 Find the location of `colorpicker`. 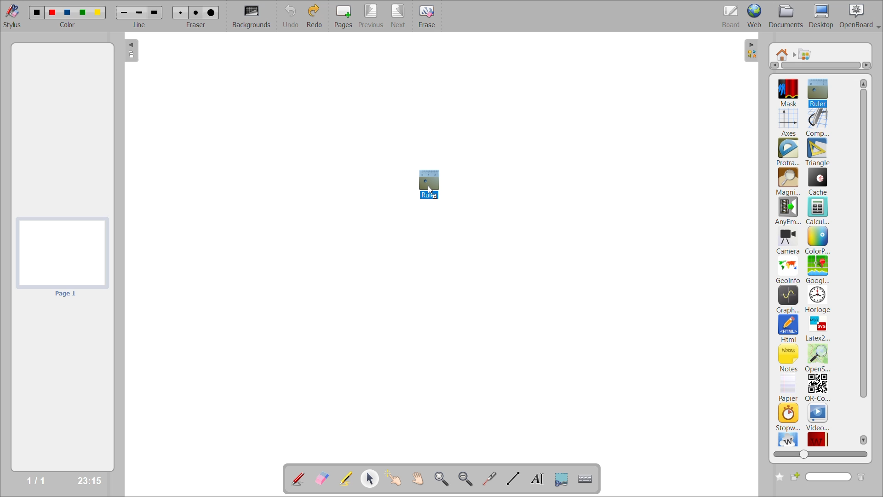

colorpicker is located at coordinates (817, 240).